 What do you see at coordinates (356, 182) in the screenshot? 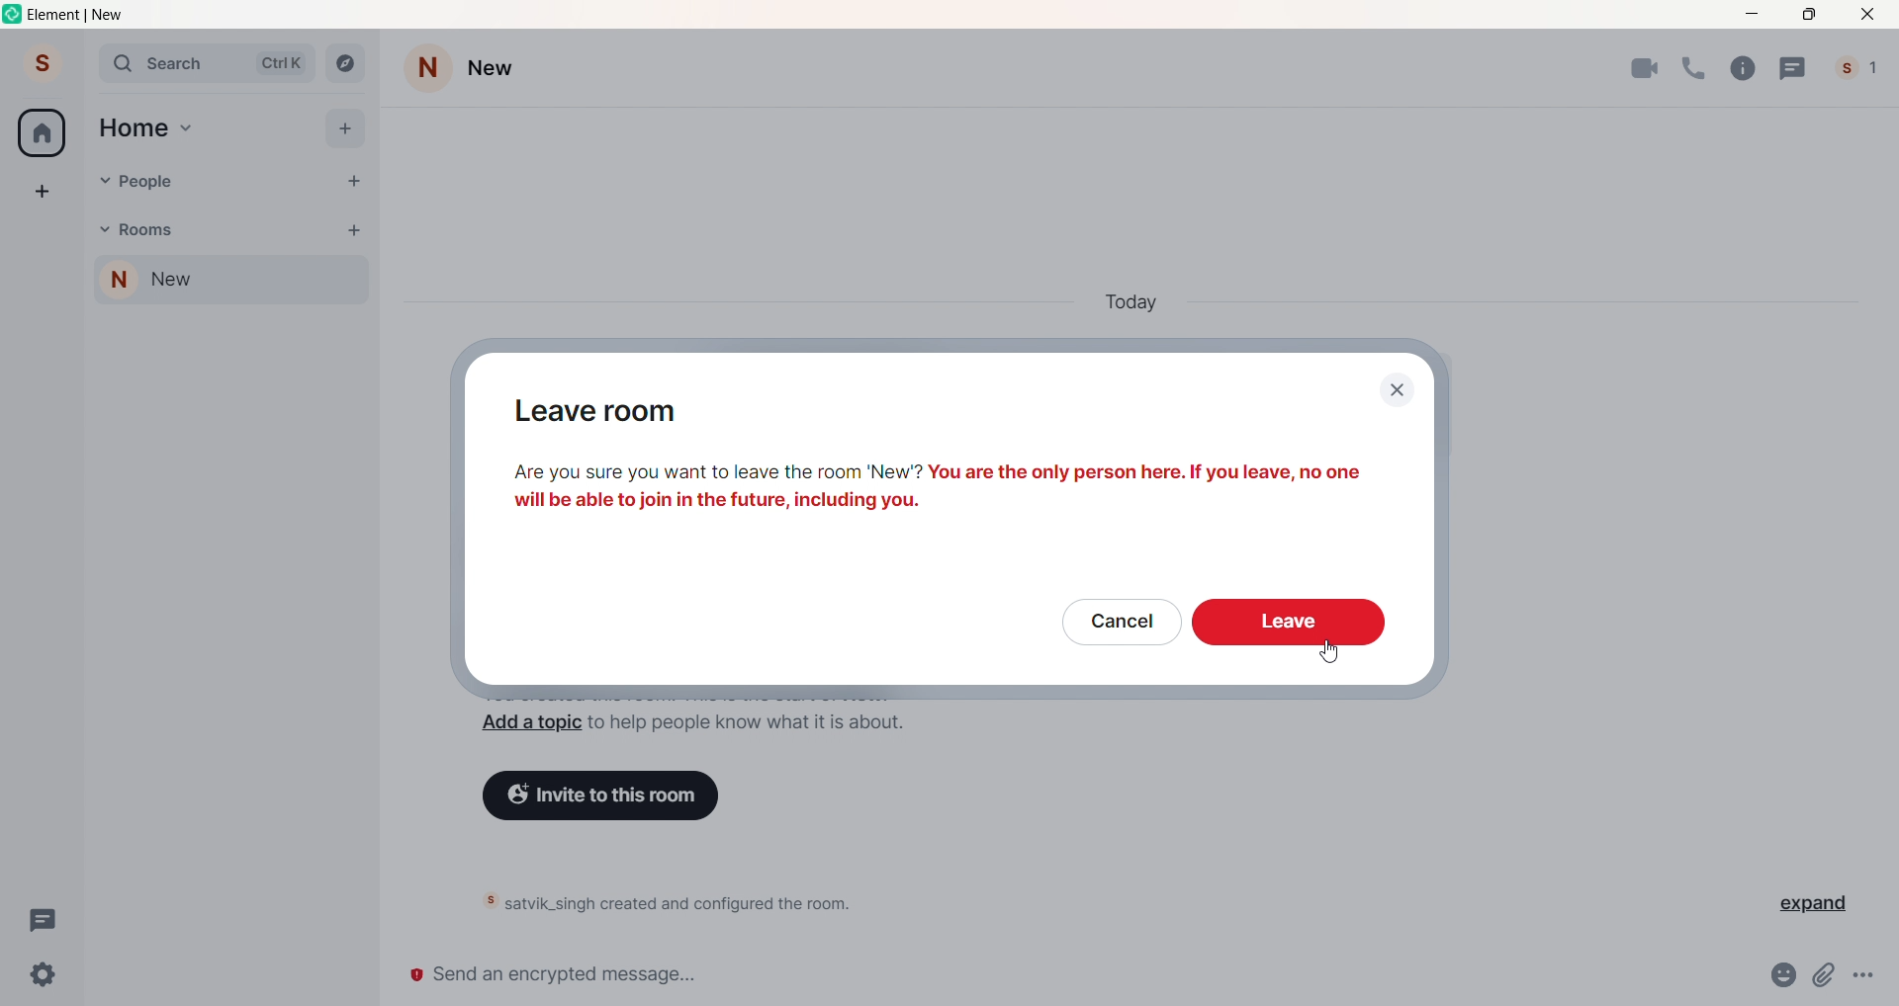
I see `Start Chat` at bounding box center [356, 182].